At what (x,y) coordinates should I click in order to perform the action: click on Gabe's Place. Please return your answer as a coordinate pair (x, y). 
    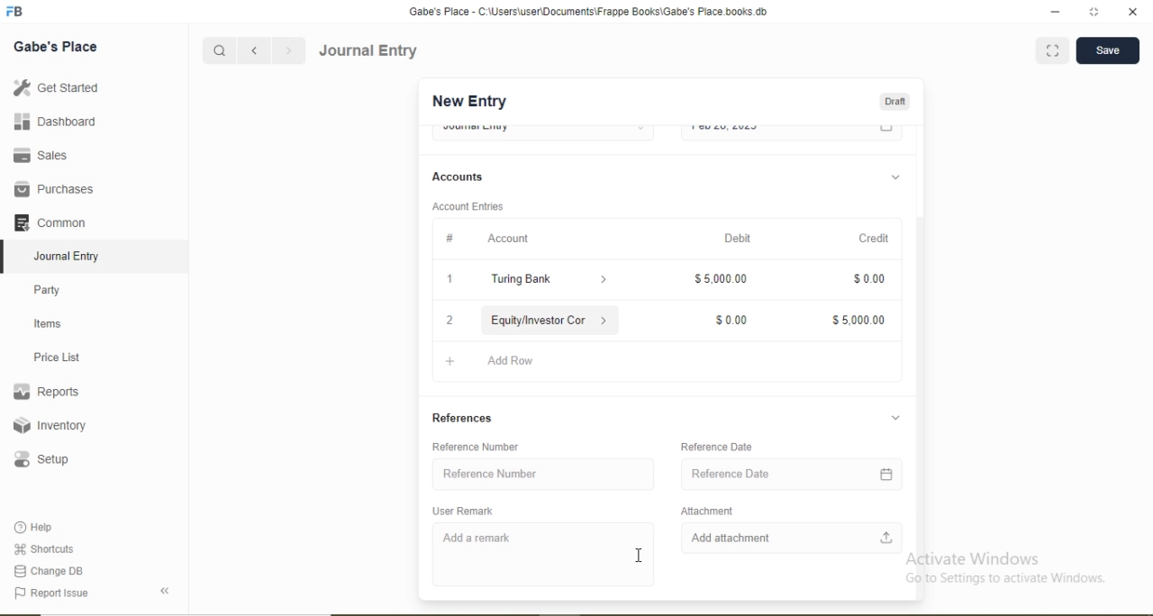
    Looking at the image, I should click on (56, 47).